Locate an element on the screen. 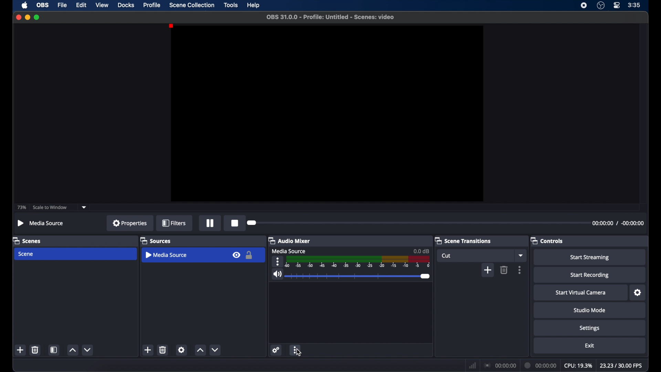 Image resolution: width=661 pixels, height=372 pixels. settings is located at coordinates (638, 292).